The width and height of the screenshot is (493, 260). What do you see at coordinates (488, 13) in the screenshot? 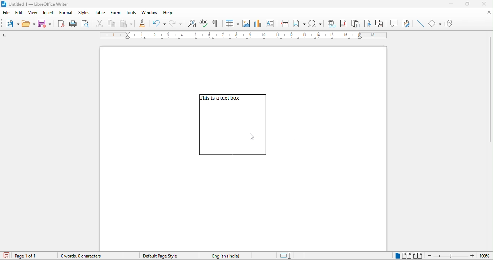
I see `close` at bounding box center [488, 13].